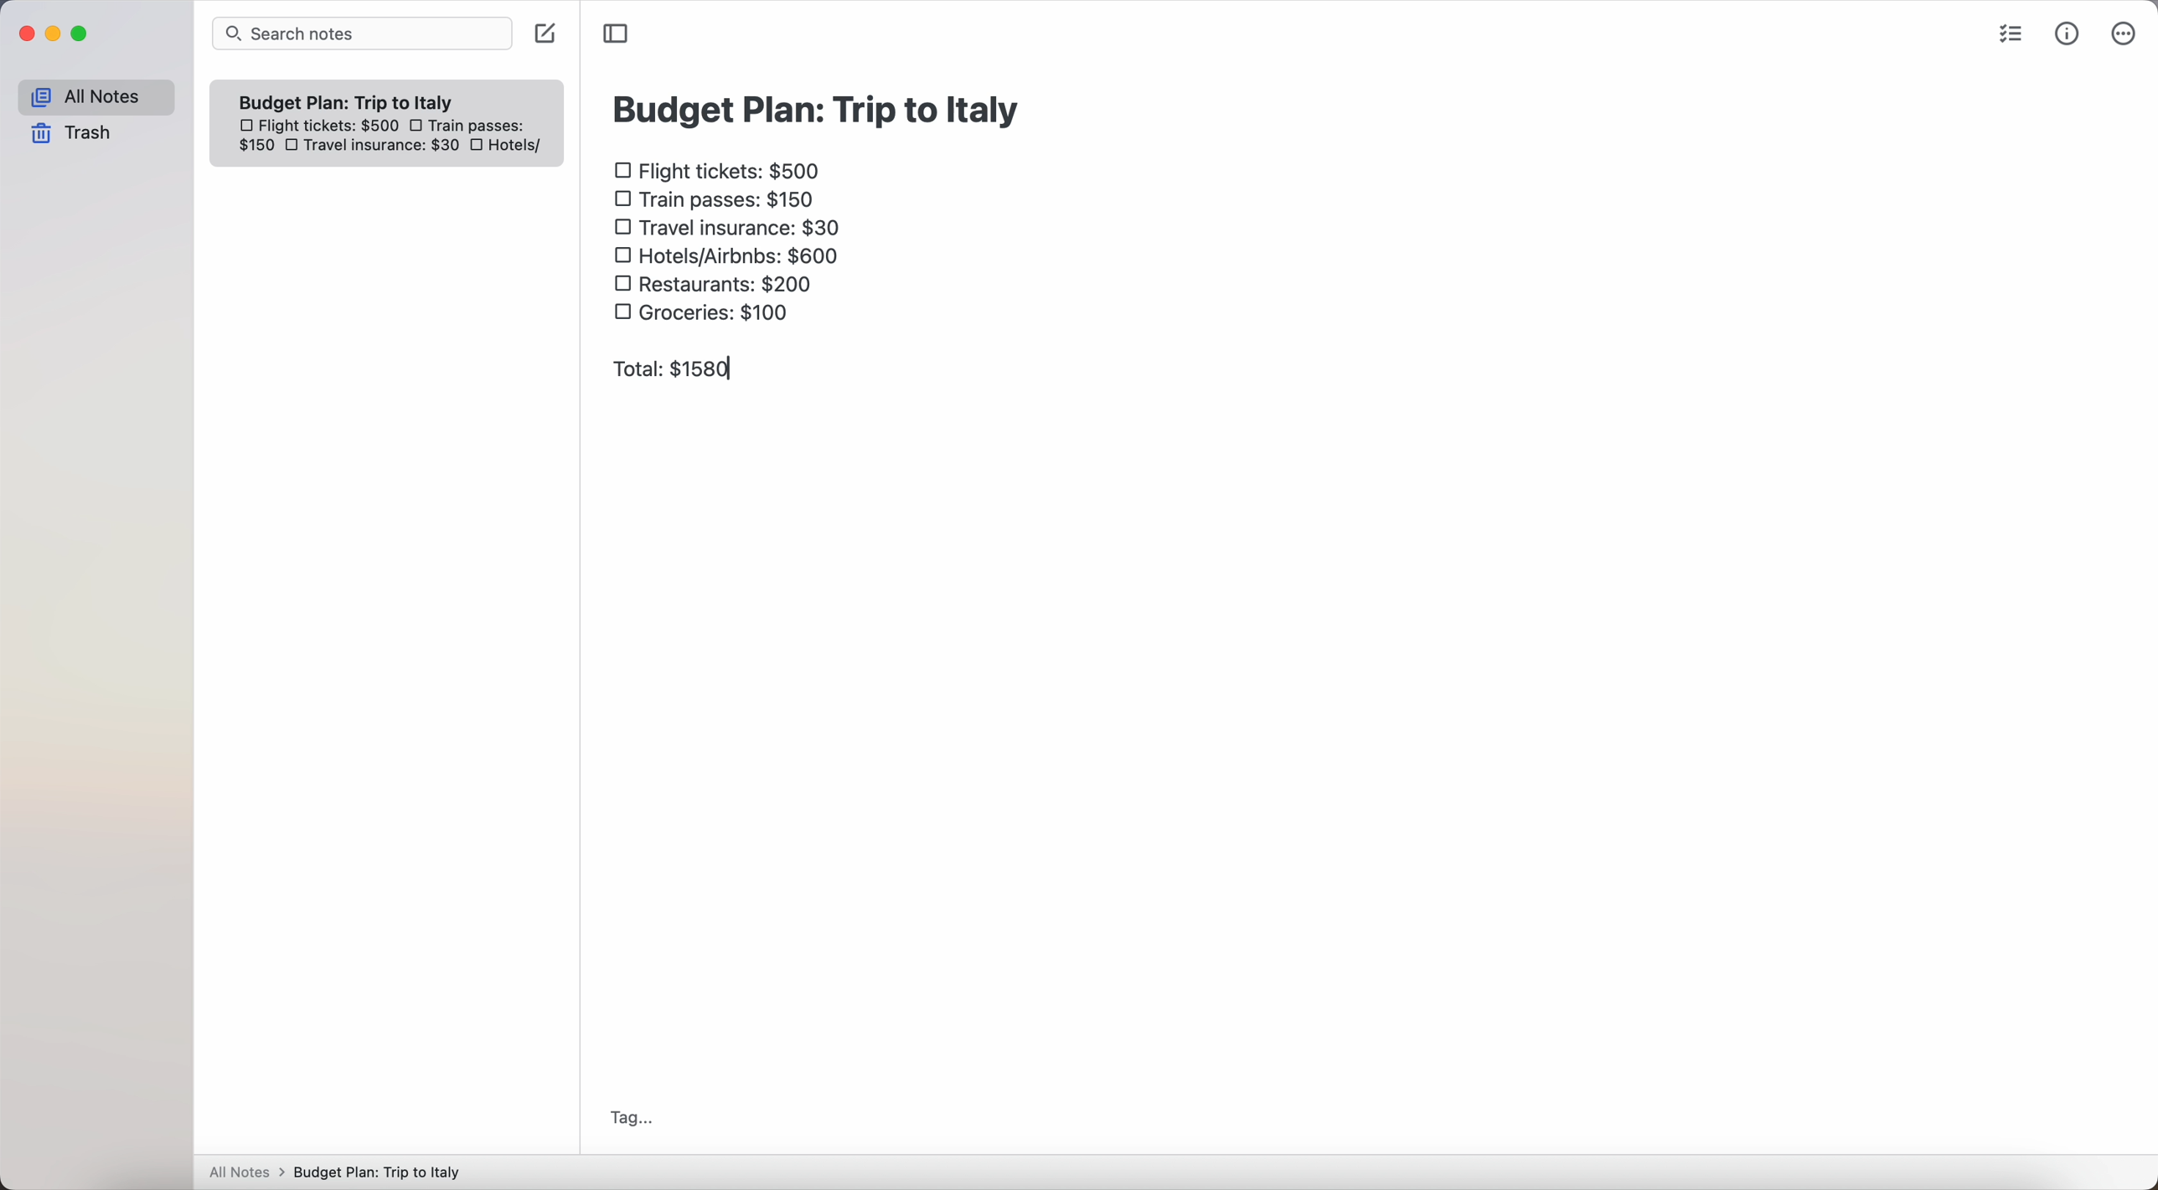 The height and width of the screenshot is (1190, 2158). I want to click on Budget plan trip to Italy note, so click(348, 101).